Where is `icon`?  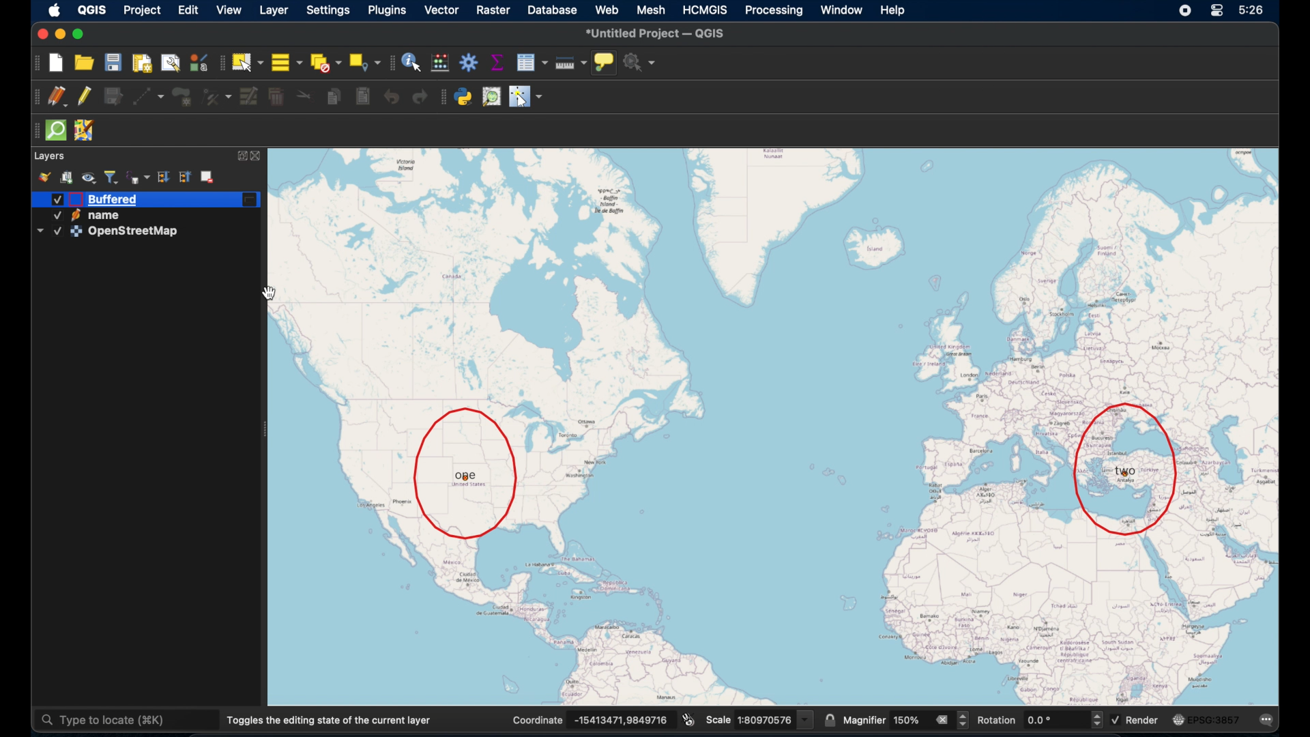
icon is located at coordinates (1177, 720).